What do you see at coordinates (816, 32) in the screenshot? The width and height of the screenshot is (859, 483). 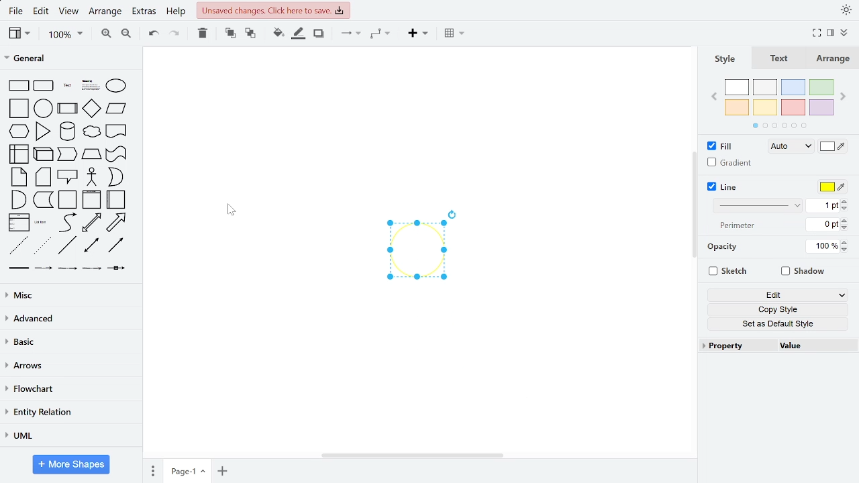 I see `full screen` at bounding box center [816, 32].